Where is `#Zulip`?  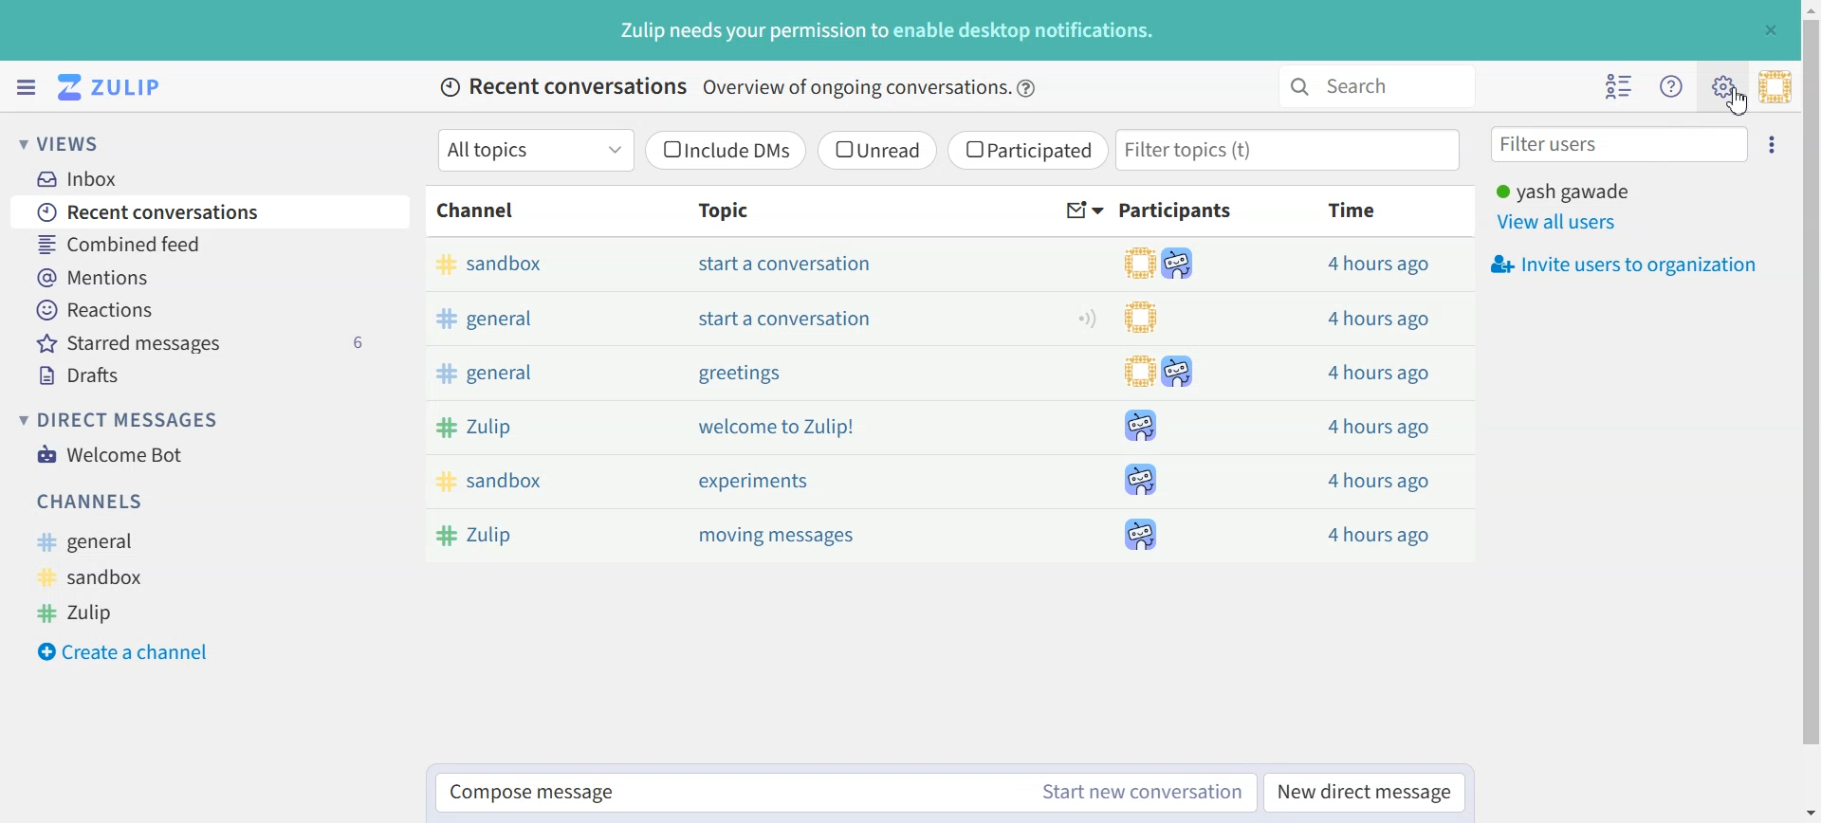
#Zulip is located at coordinates (92, 611).